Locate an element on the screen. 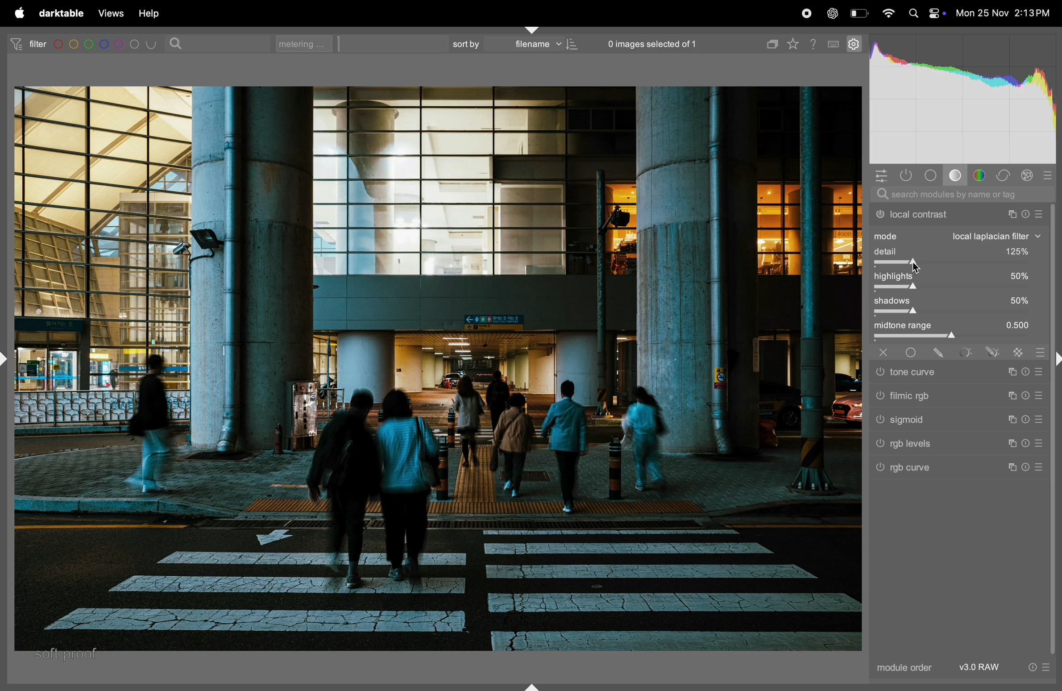 The width and height of the screenshot is (1062, 691). rgb levels switched off is located at coordinates (879, 445).